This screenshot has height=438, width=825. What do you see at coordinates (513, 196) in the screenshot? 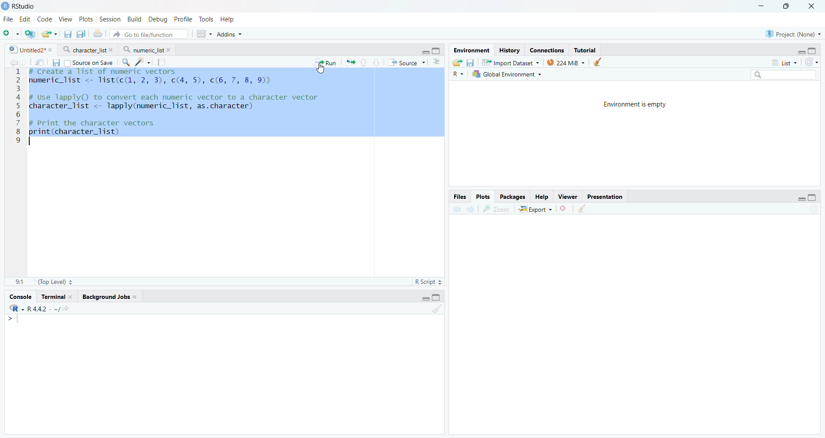
I see `Packages` at bounding box center [513, 196].